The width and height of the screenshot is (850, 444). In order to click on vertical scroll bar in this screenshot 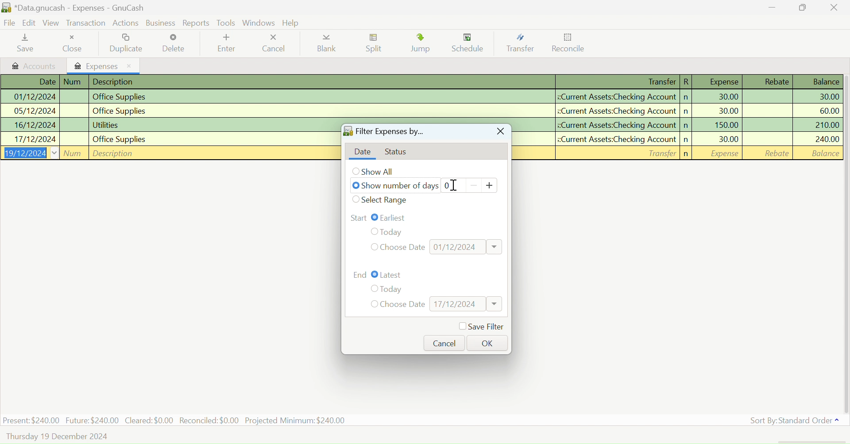, I will do `click(845, 243)`.